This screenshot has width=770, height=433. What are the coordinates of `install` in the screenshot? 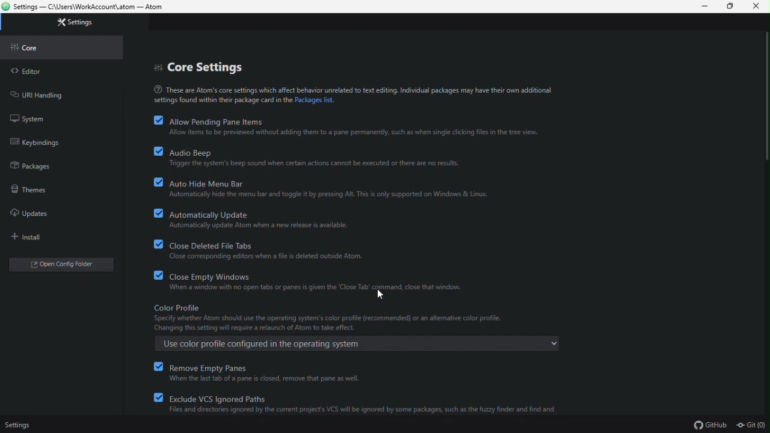 It's located at (31, 237).